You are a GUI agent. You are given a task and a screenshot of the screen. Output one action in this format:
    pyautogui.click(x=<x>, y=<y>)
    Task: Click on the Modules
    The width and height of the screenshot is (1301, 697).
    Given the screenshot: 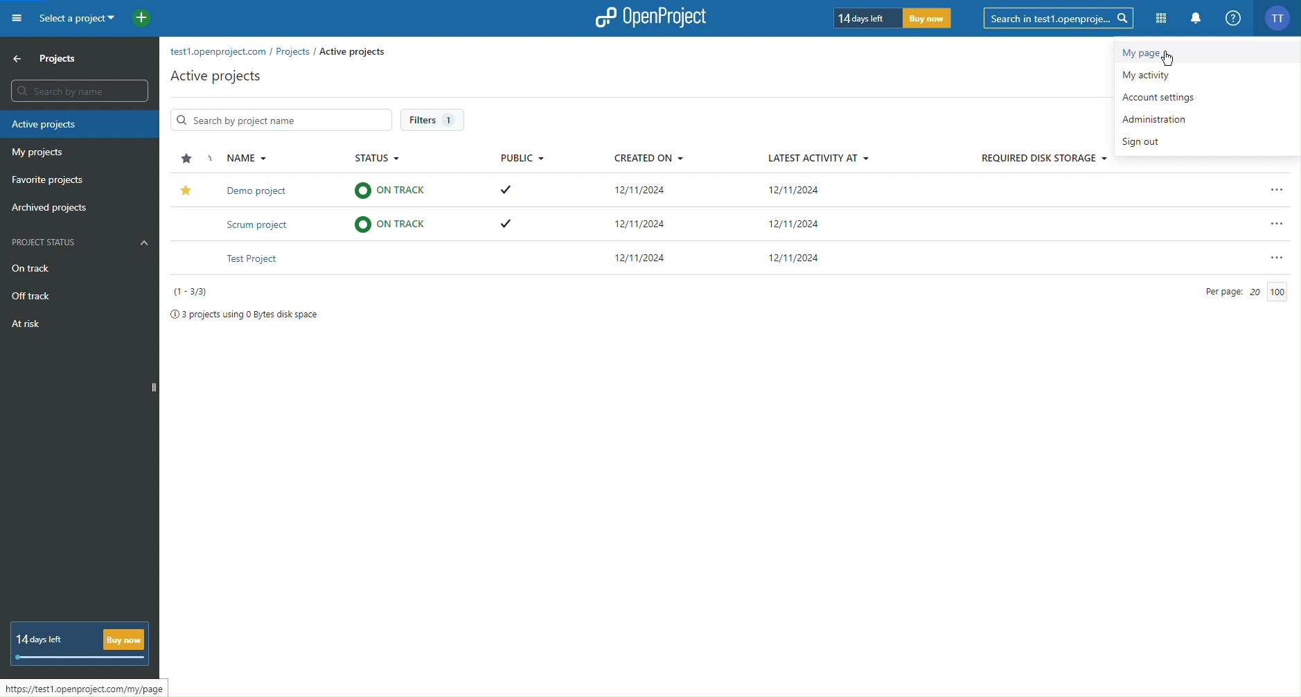 What is the action you would take?
    pyautogui.click(x=1162, y=18)
    